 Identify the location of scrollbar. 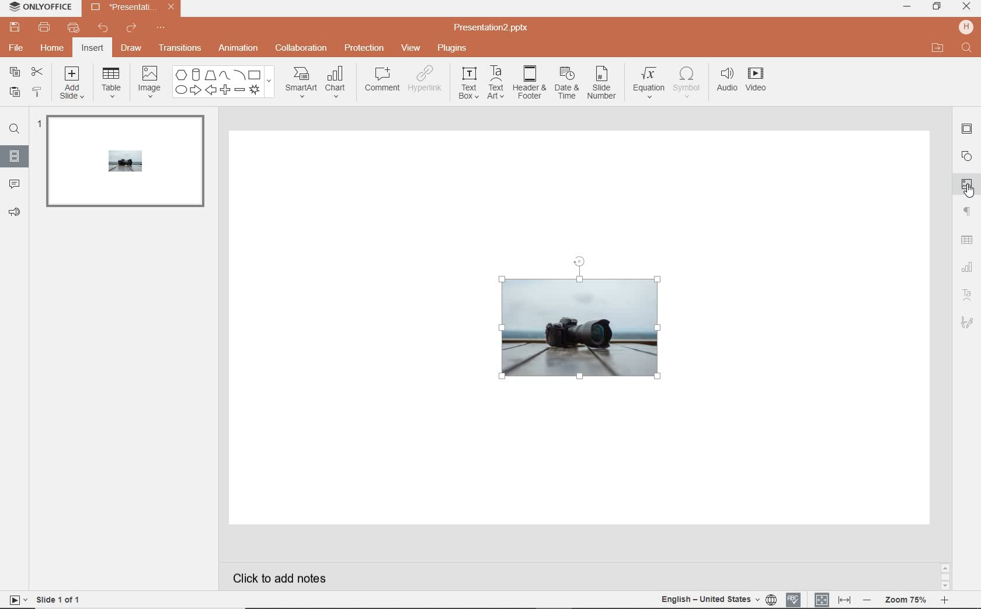
(945, 576).